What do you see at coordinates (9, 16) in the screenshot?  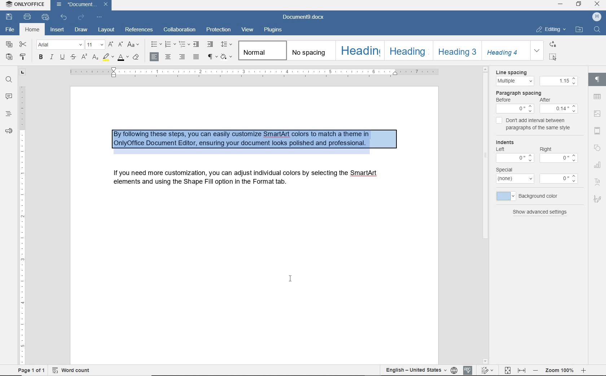 I see `save` at bounding box center [9, 16].